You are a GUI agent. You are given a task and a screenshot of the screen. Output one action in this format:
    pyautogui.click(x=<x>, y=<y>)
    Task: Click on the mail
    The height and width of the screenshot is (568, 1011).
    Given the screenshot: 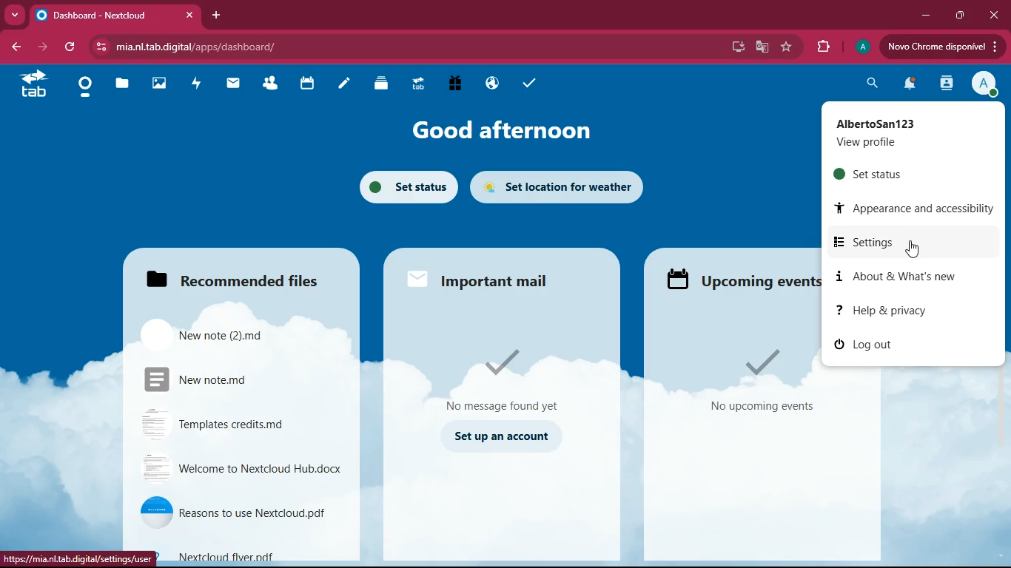 What is the action you would take?
    pyautogui.click(x=486, y=279)
    